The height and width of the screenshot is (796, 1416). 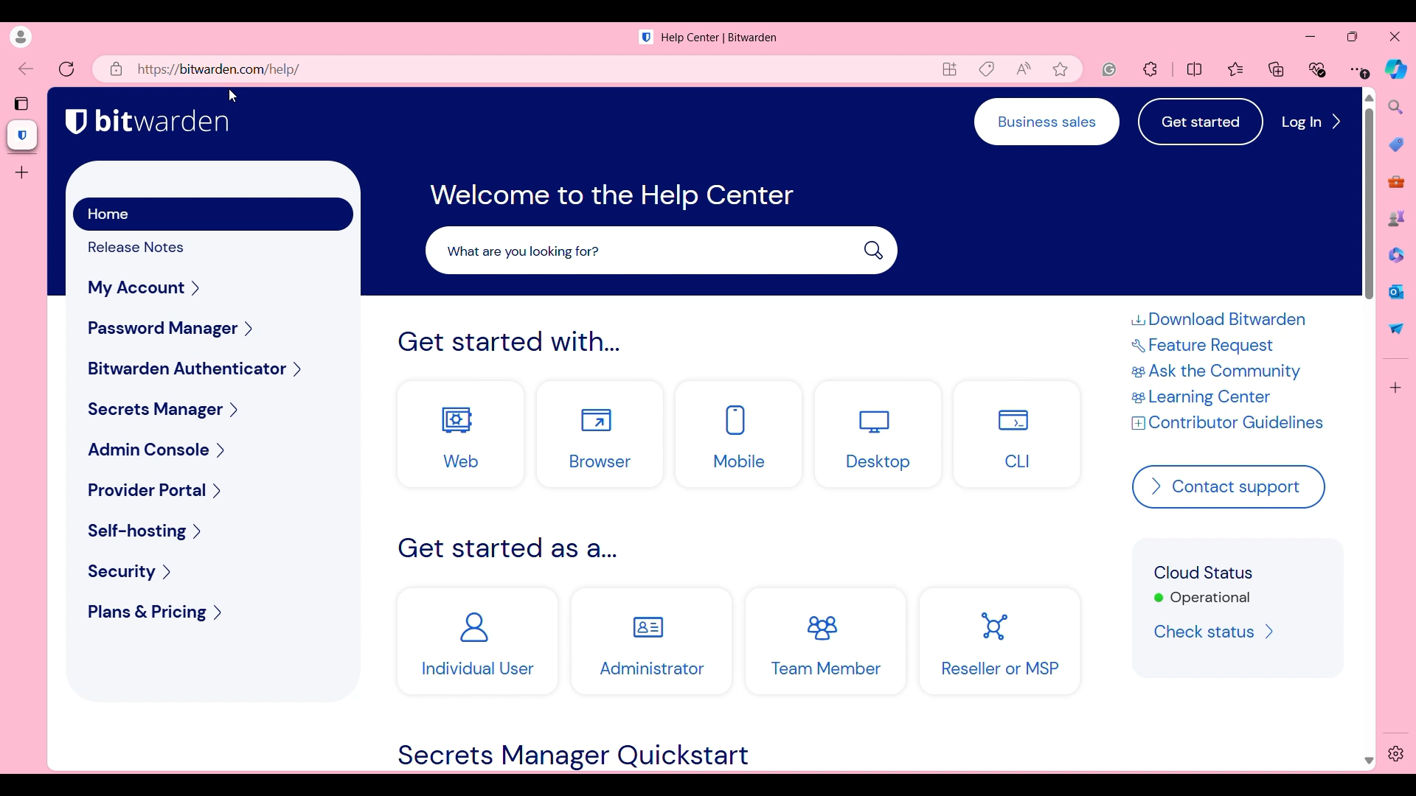 I want to click on Current account, so click(x=20, y=37).